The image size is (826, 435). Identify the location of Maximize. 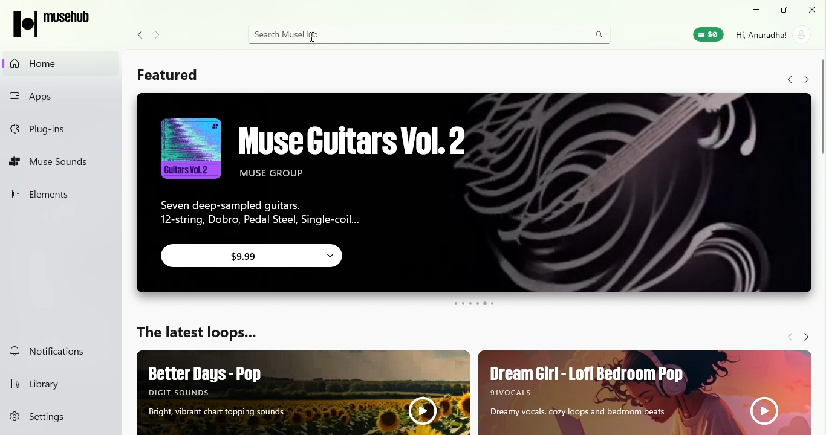
(785, 10).